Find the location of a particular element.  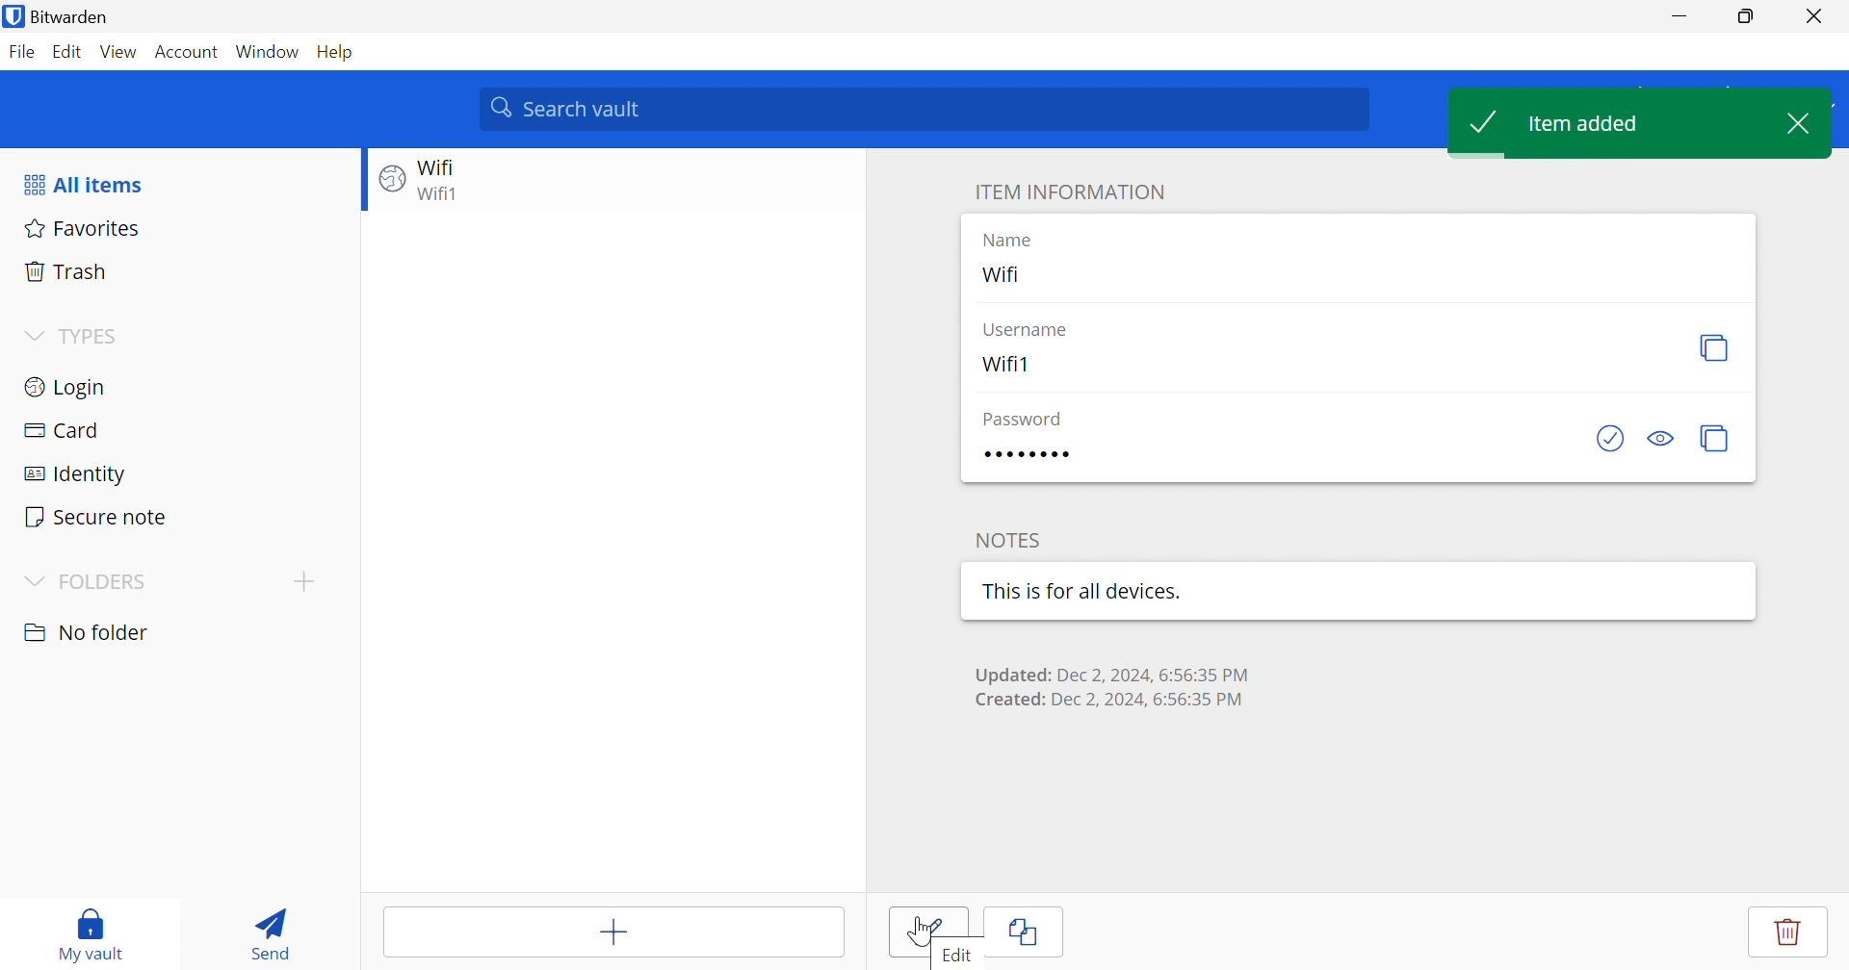

Drop Down is located at coordinates (31, 583).